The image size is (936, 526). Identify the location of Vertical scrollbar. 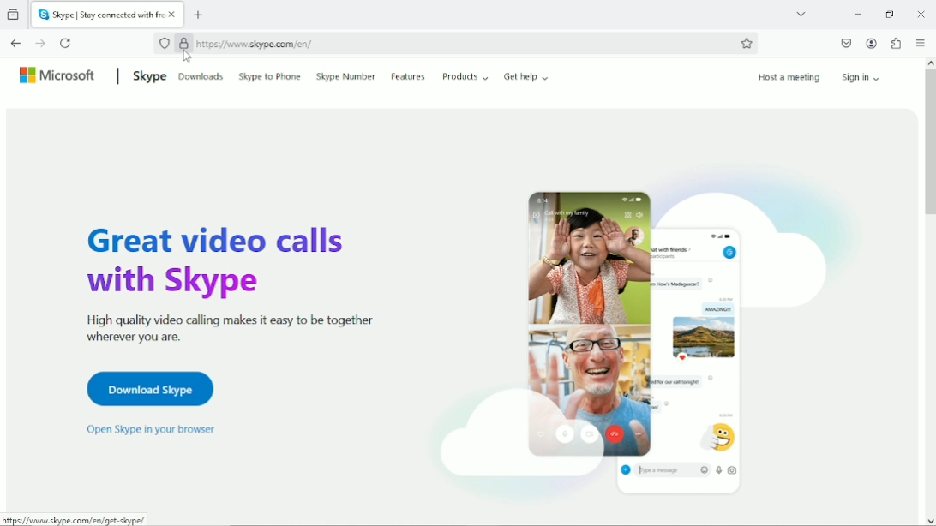
(929, 145).